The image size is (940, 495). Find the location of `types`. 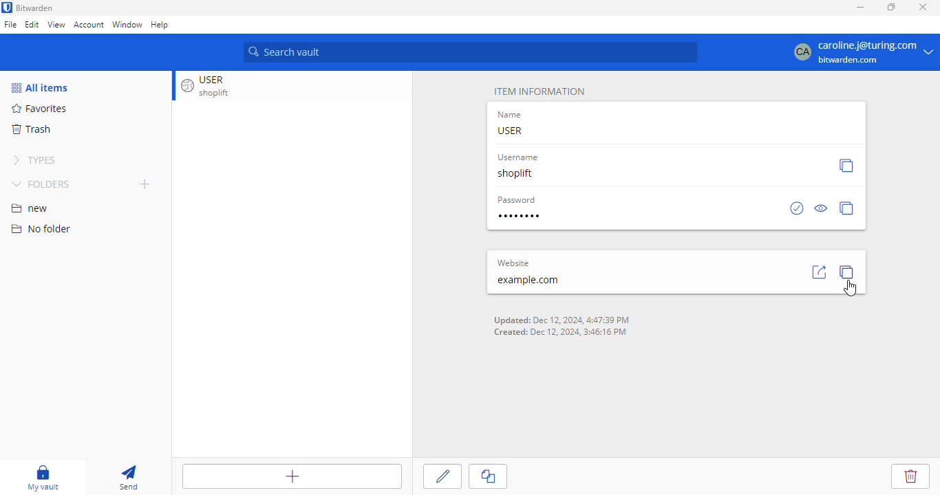

types is located at coordinates (34, 159).